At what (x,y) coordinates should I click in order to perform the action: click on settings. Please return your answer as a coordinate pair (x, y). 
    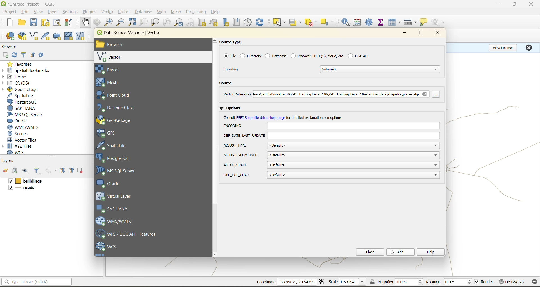
    Looking at the image, I should click on (70, 13).